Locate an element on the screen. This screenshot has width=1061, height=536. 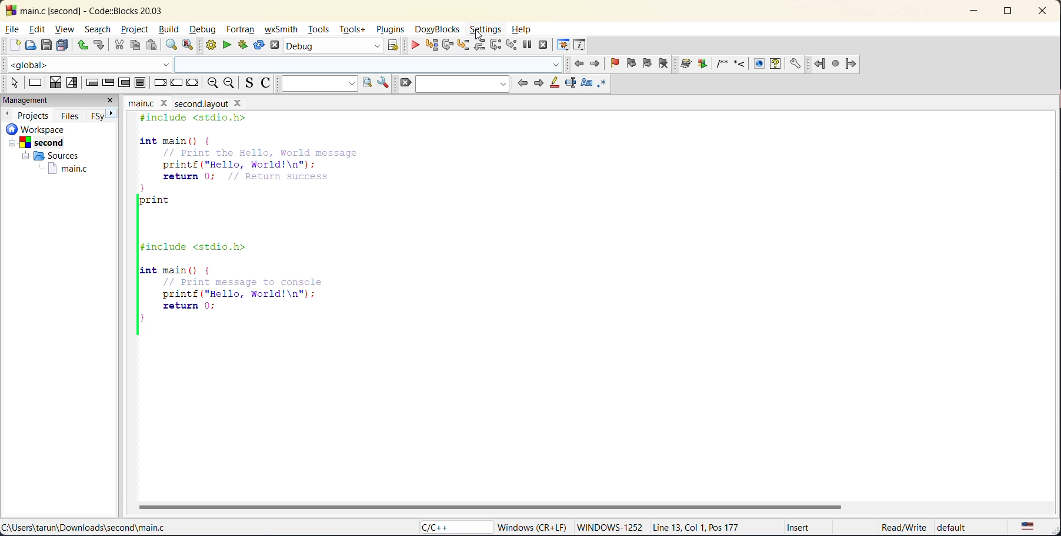
copy is located at coordinates (136, 46).